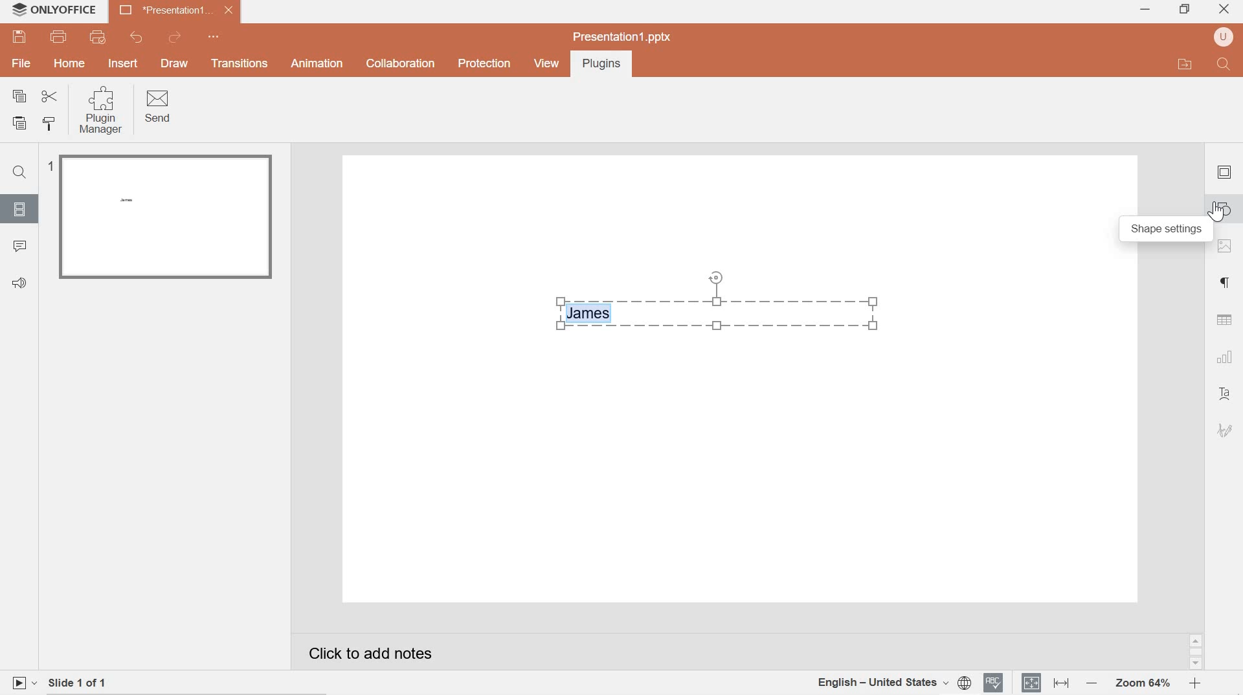 The width and height of the screenshot is (1243, 695). I want to click on shape settings, so click(1168, 231).